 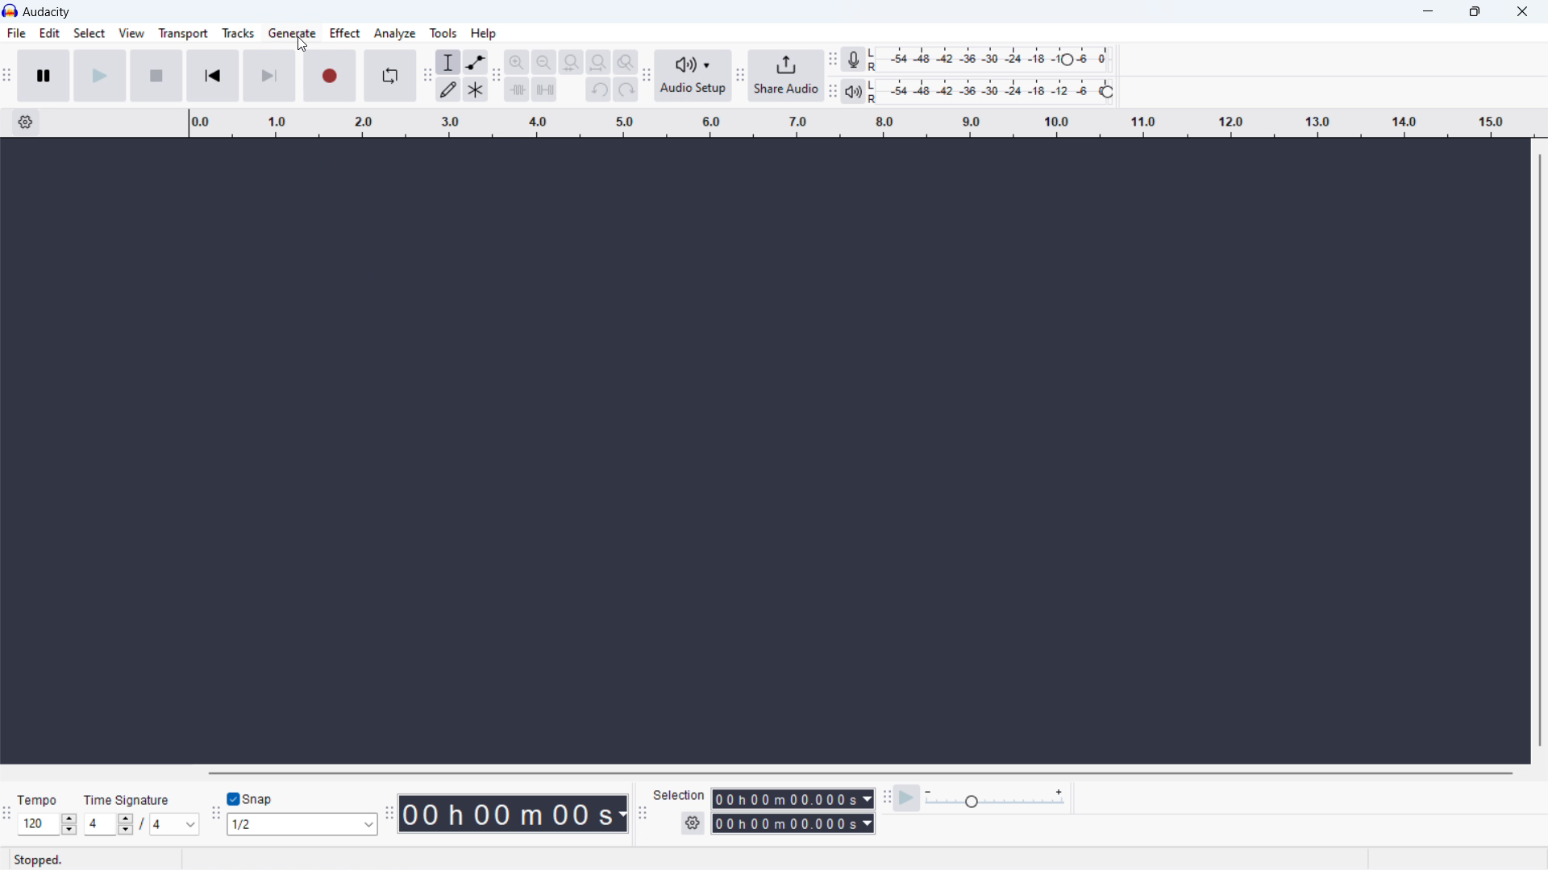 I want to click on select tempo, so click(x=47, y=824).